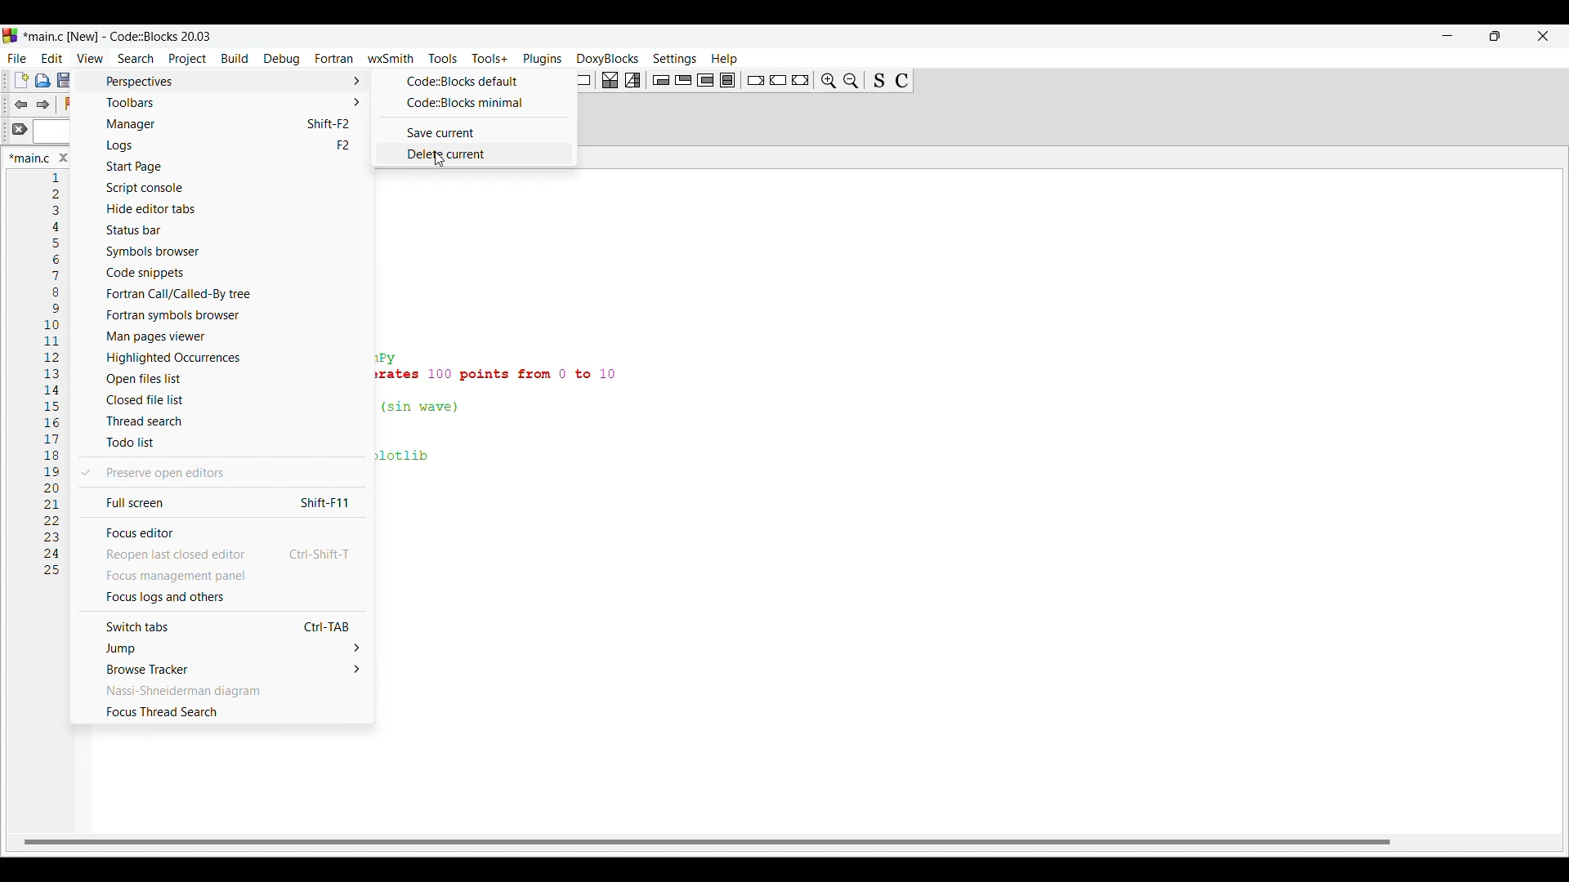 The height and width of the screenshot is (882, 1569). What do you see at coordinates (675, 60) in the screenshot?
I see `Settings menu` at bounding box center [675, 60].